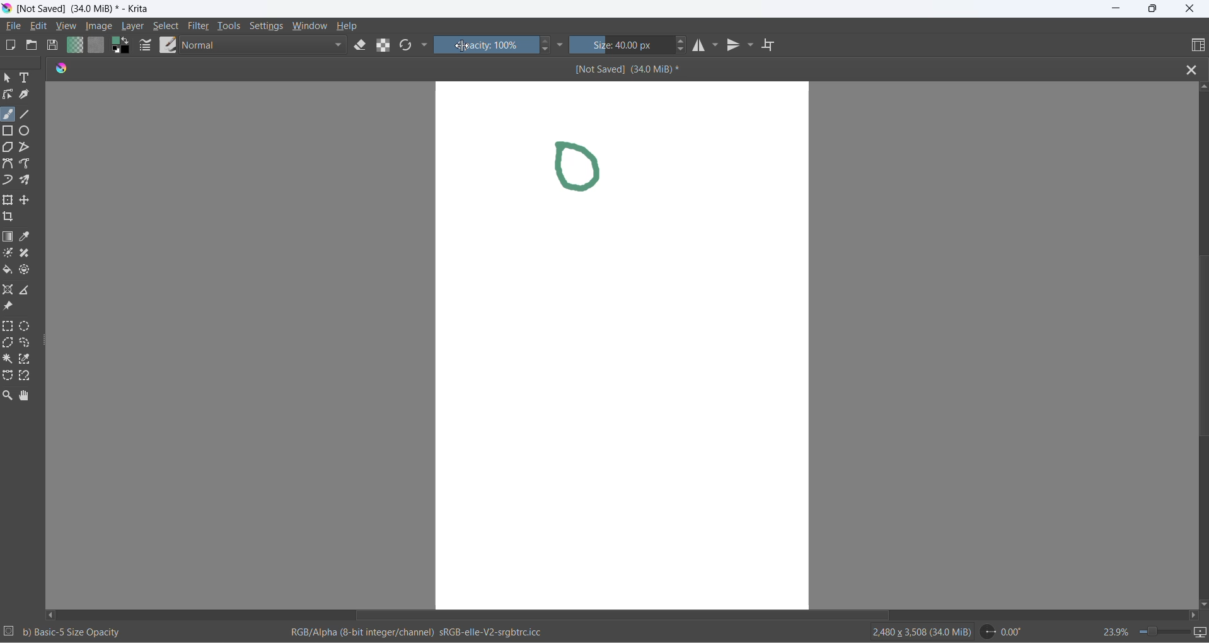  Describe the element at coordinates (74, 45) in the screenshot. I see `fill gradients` at that location.